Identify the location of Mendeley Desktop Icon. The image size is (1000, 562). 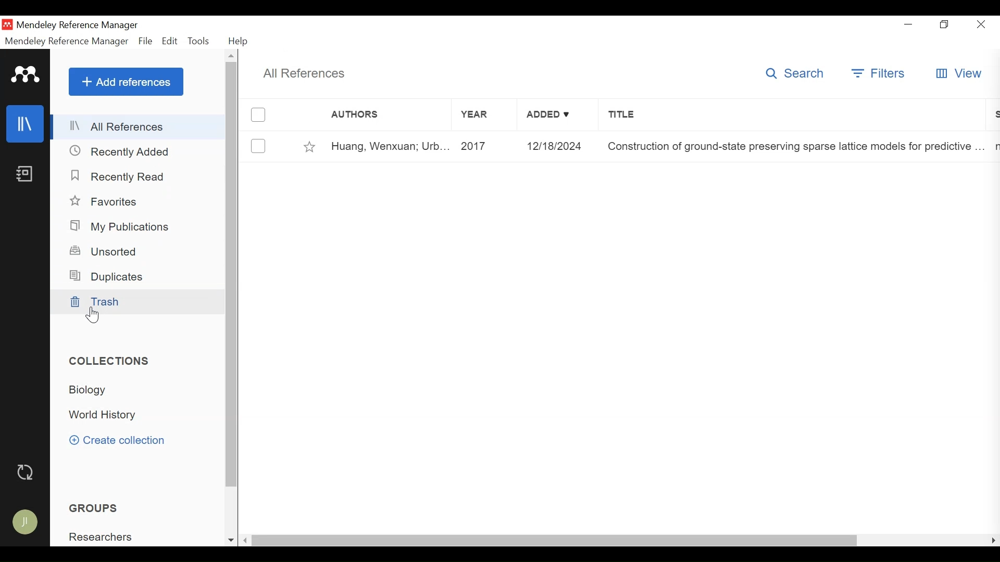
(7, 25).